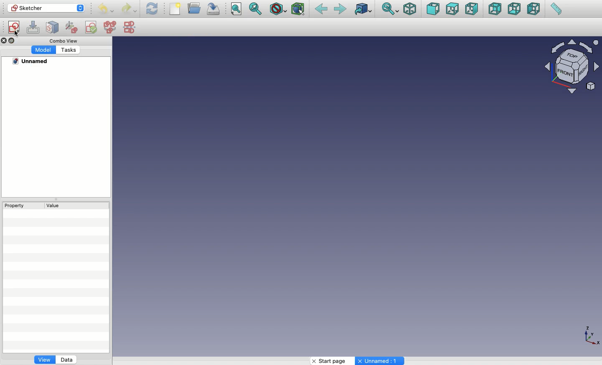  Describe the element at coordinates (152, 9) in the screenshot. I see `Refresh` at that location.